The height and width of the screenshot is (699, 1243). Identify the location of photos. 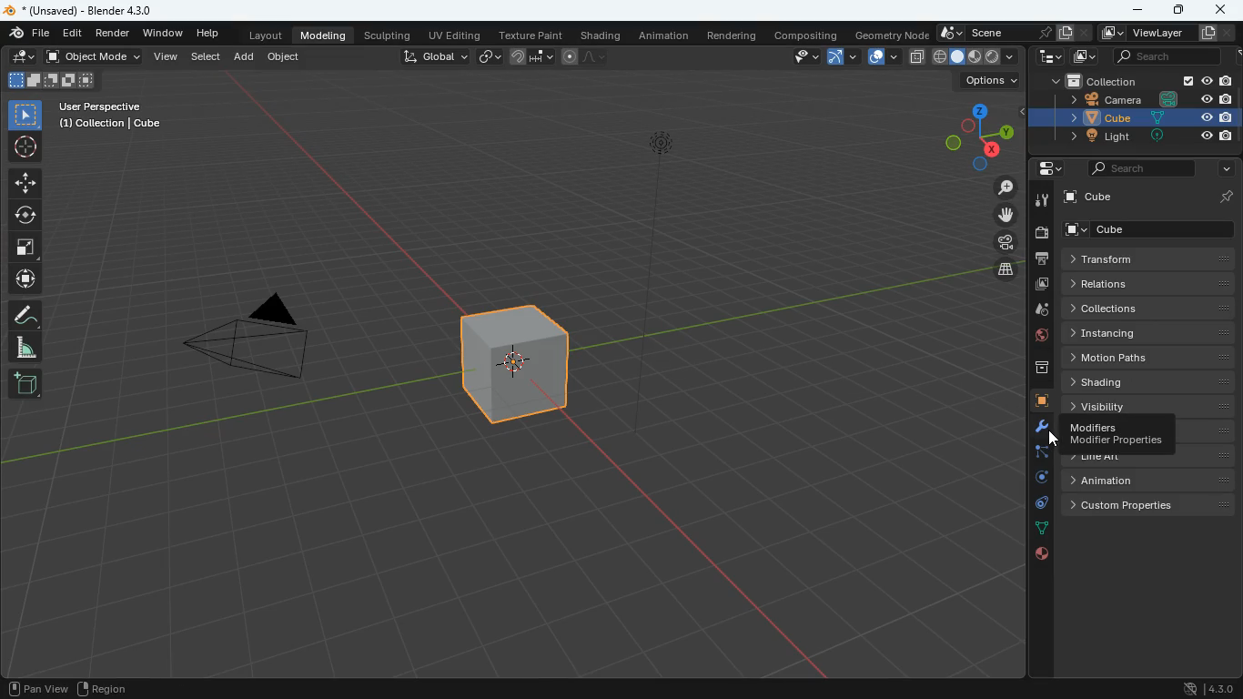
(1039, 286).